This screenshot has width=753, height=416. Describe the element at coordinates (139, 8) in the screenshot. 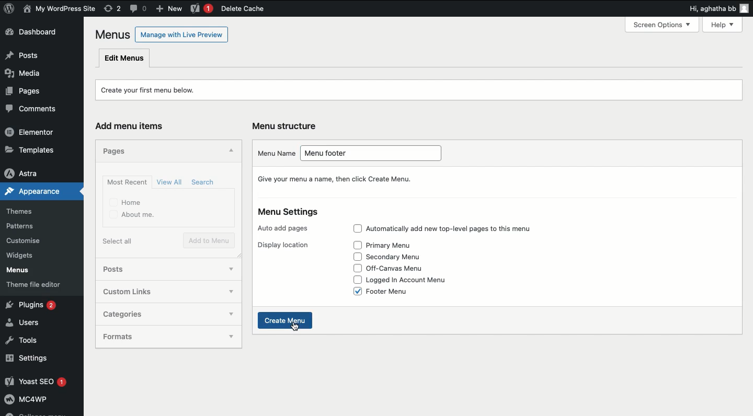

I see `Comment` at that location.